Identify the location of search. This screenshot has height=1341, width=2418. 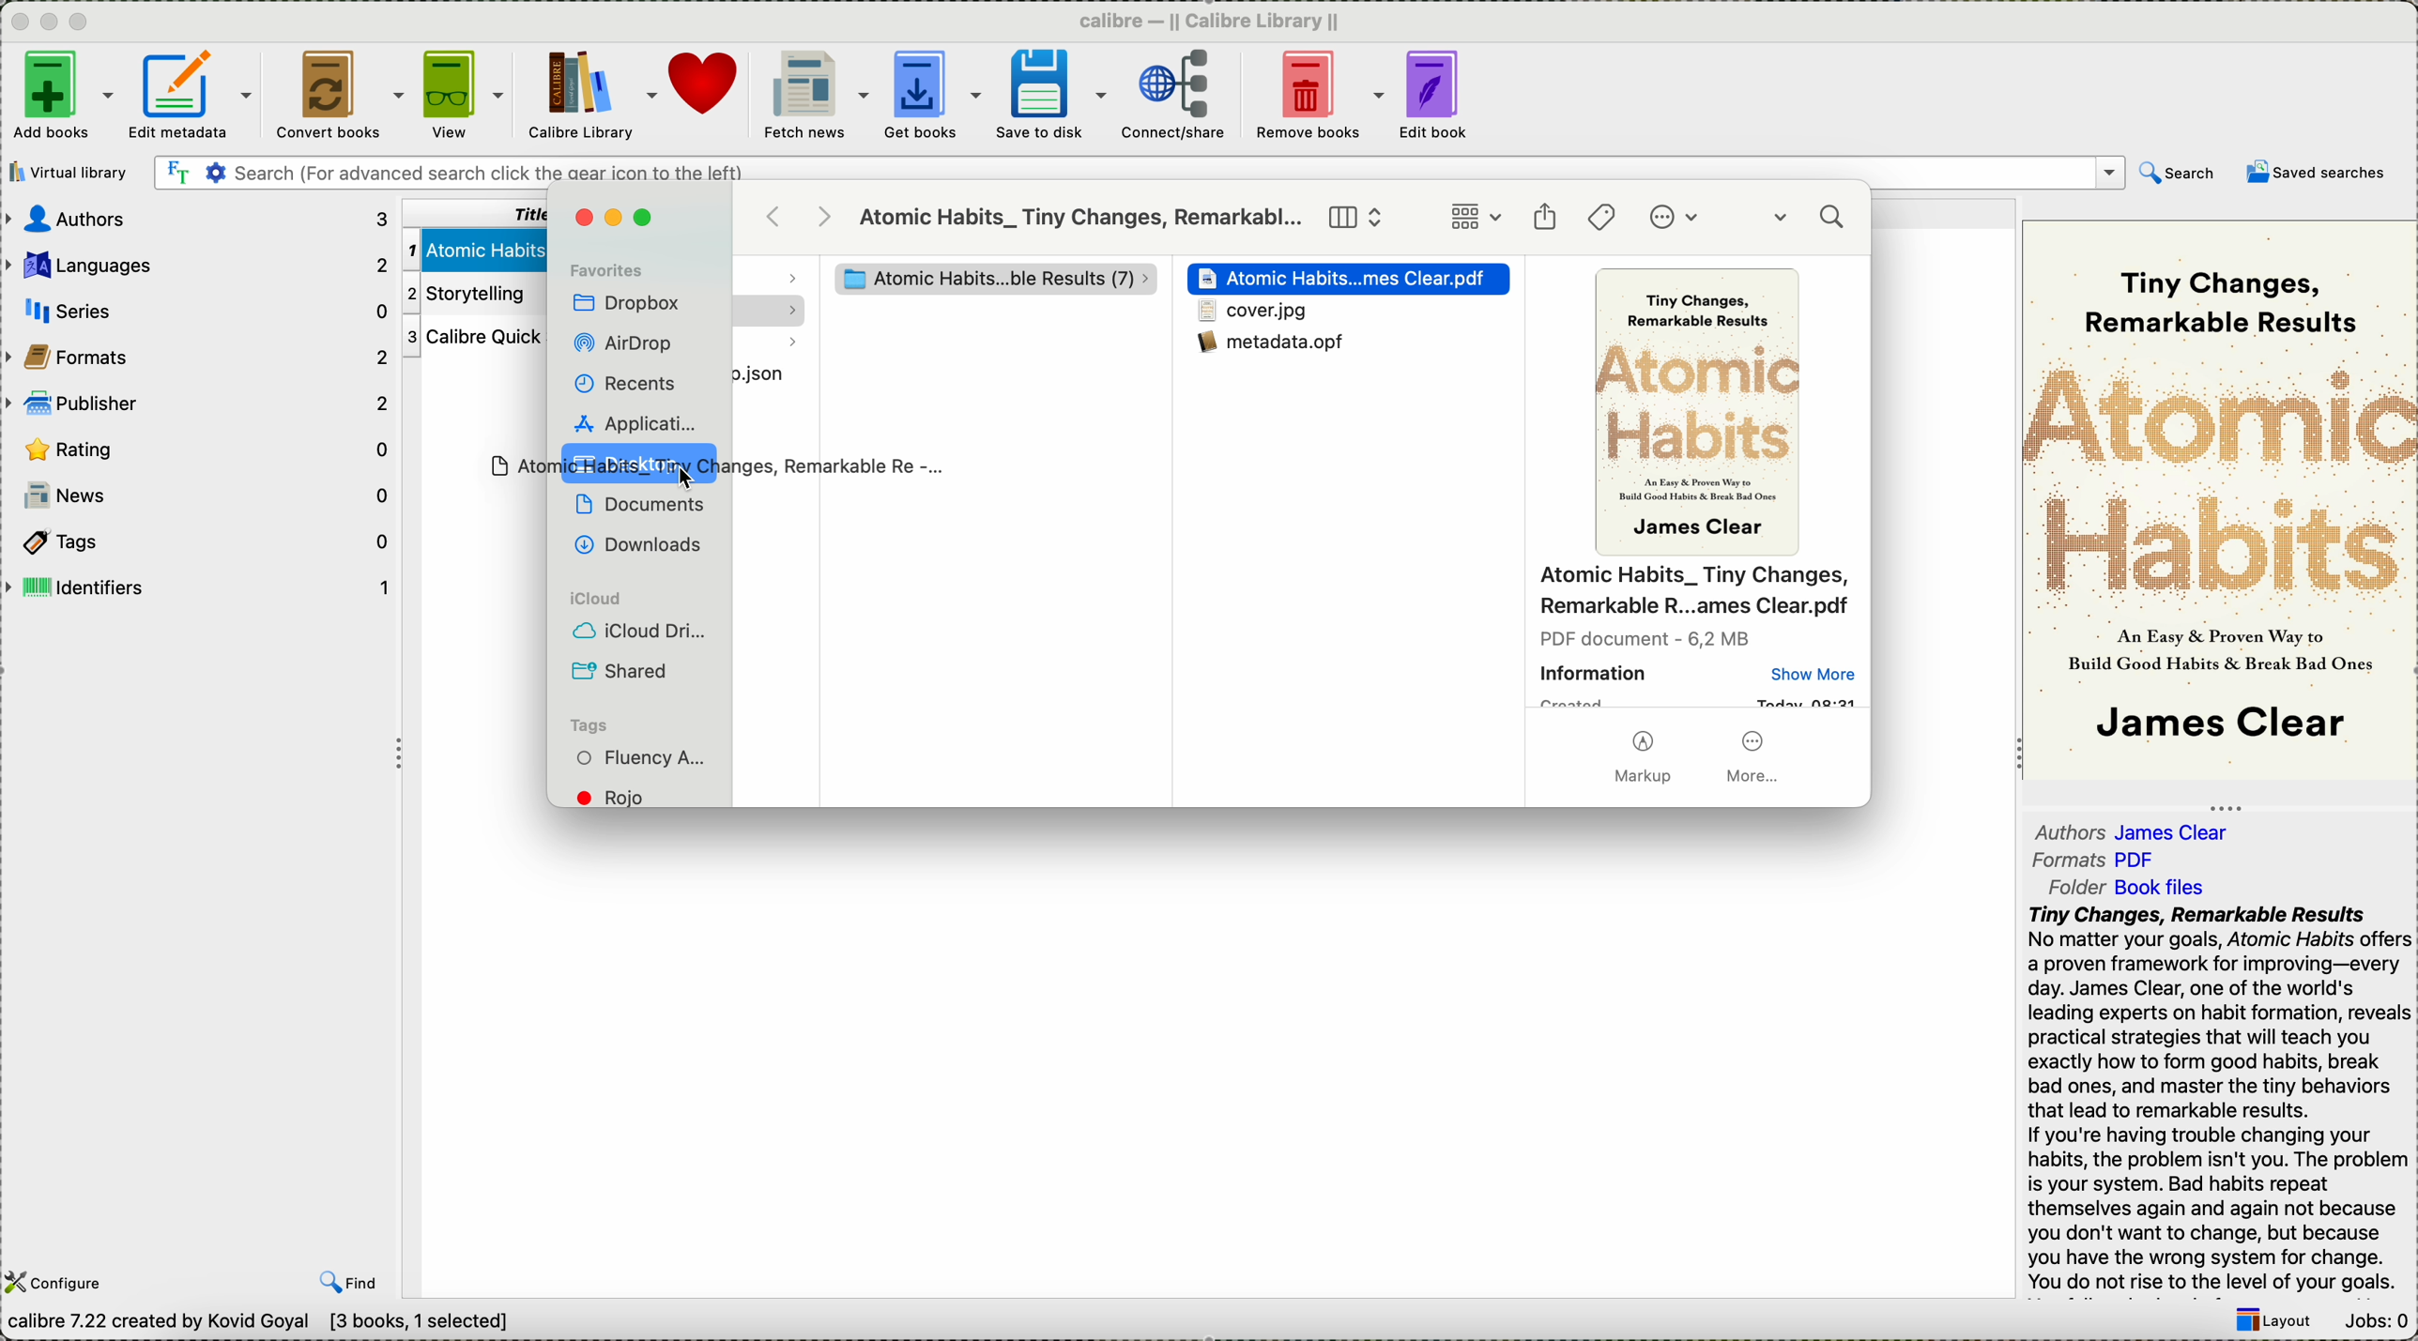
(2179, 176).